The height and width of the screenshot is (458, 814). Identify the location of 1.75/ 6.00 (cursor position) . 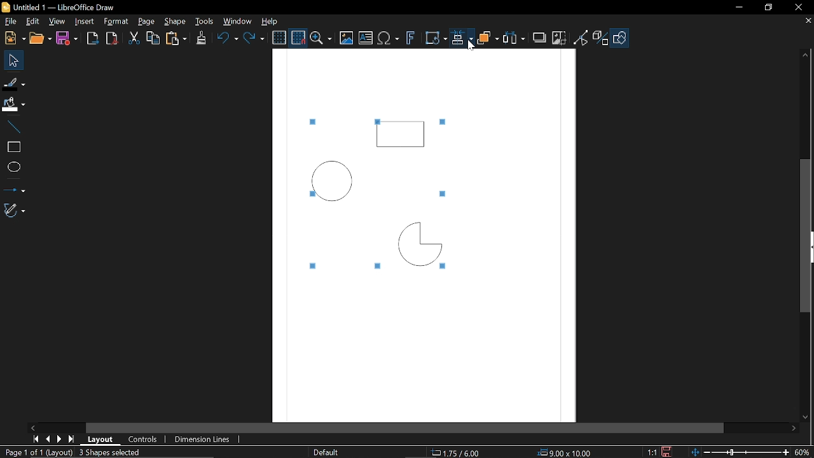
(456, 452).